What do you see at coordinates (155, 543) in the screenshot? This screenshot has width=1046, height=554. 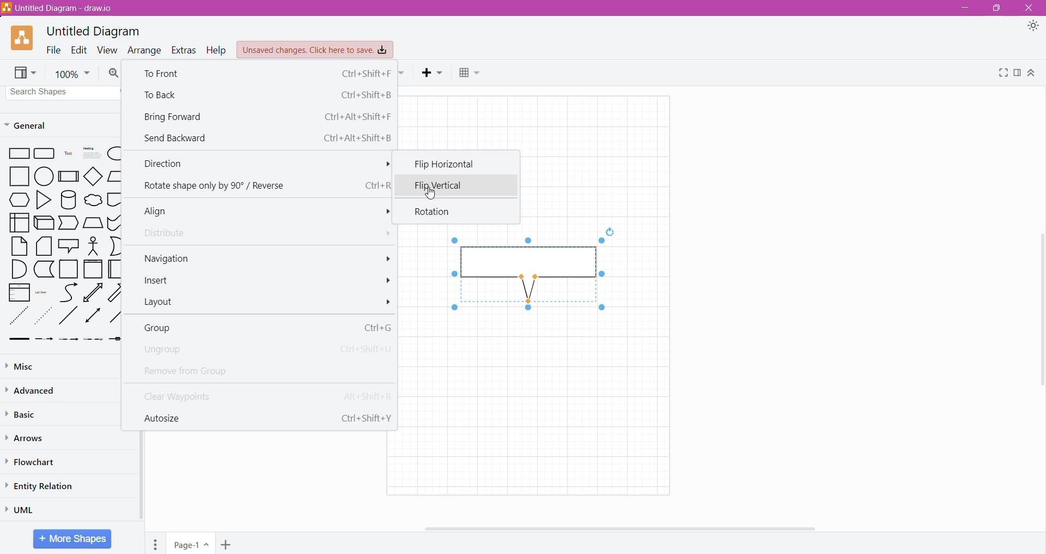 I see `Pages` at bounding box center [155, 543].